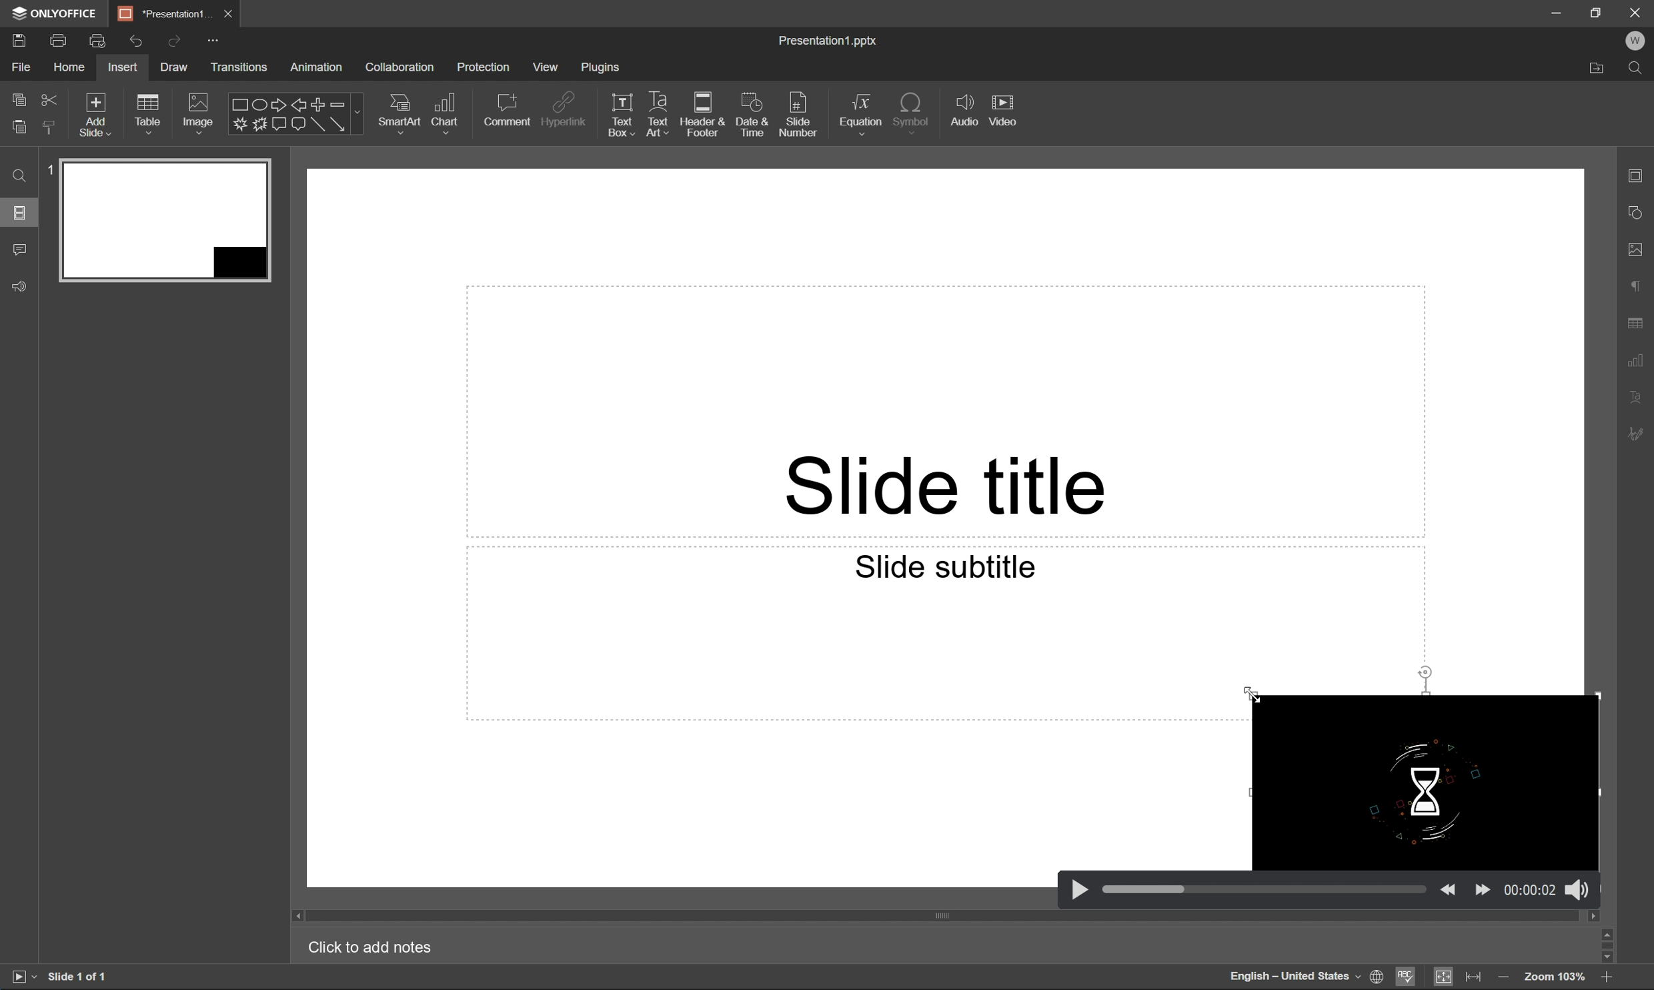 This screenshot has width=1654, height=990. What do you see at coordinates (1639, 434) in the screenshot?
I see `signature settings` at bounding box center [1639, 434].